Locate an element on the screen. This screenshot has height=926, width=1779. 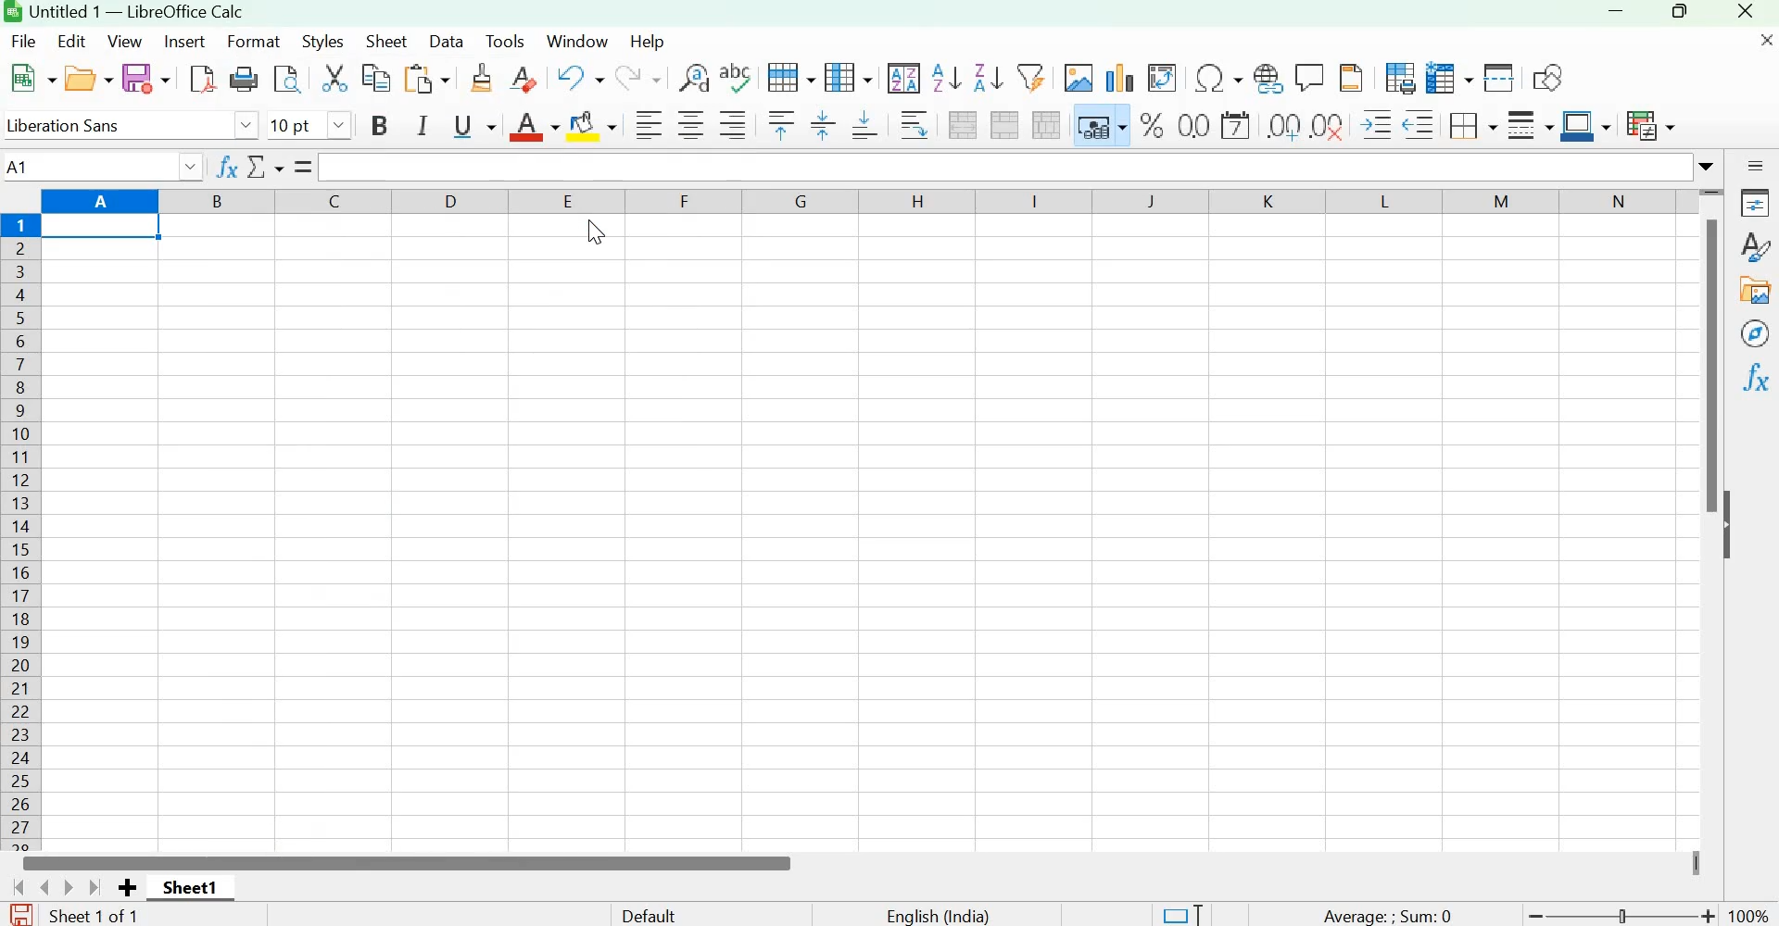
toggle is located at coordinates (1627, 913).